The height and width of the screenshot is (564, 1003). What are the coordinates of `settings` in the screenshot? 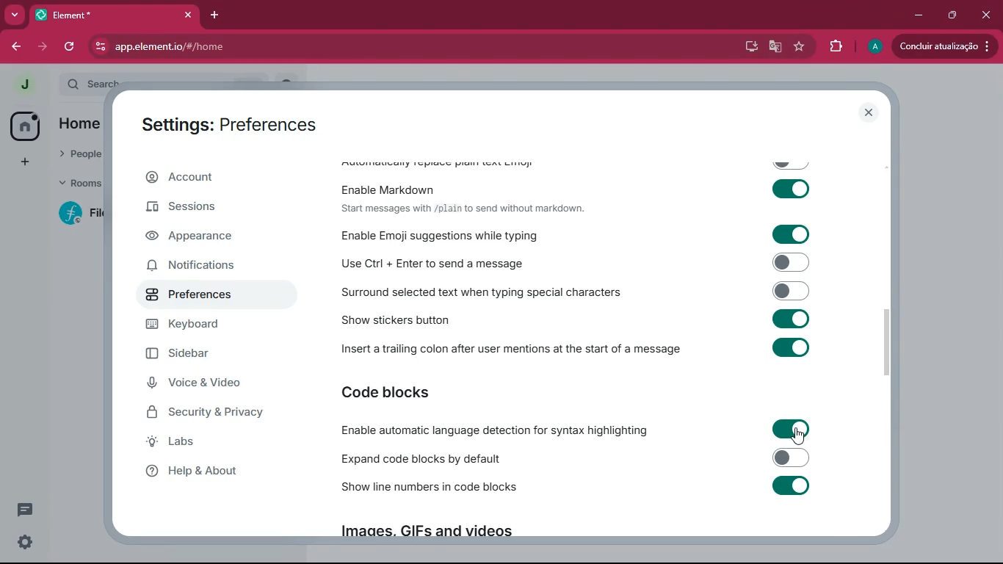 It's located at (21, 543).